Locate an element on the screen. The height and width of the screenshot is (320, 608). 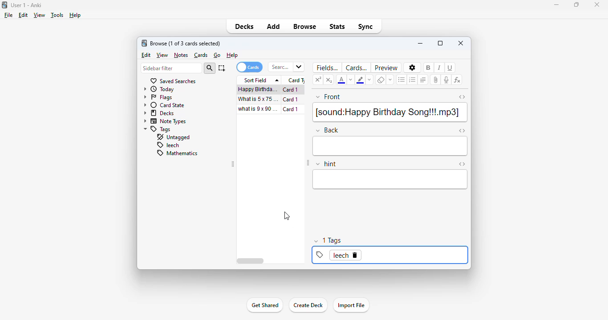
stats is located at coordinates (338, 27).